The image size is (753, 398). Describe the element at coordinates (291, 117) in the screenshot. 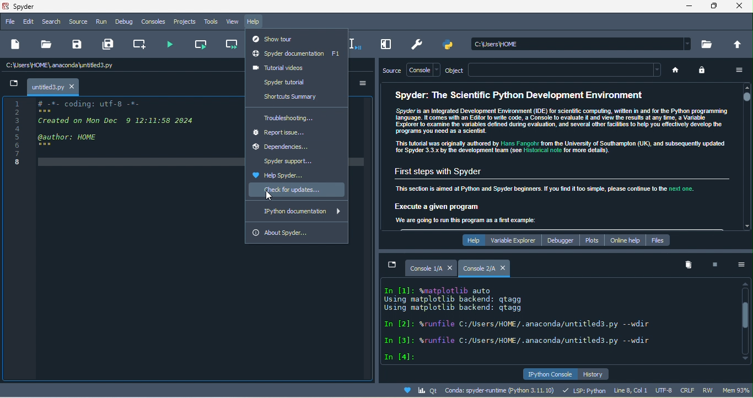

I see `troubleshooting` at that location.